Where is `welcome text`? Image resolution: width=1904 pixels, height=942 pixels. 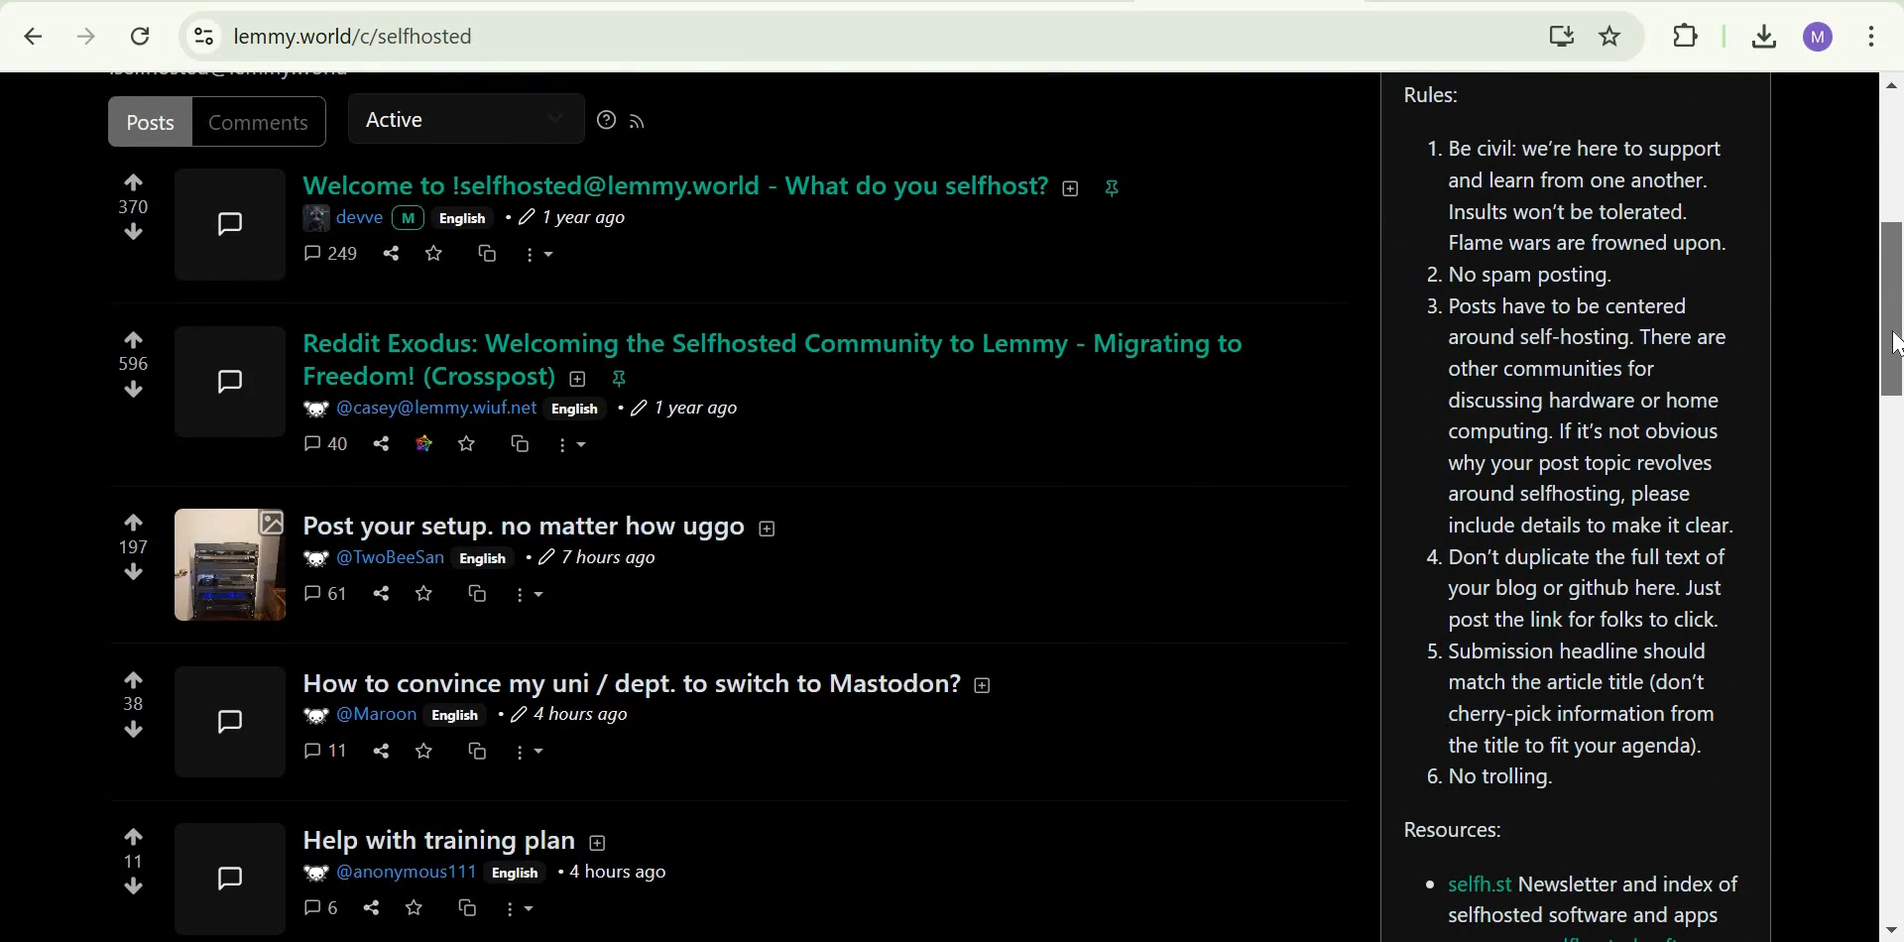
welcome text is located at coordinates (671, 184).